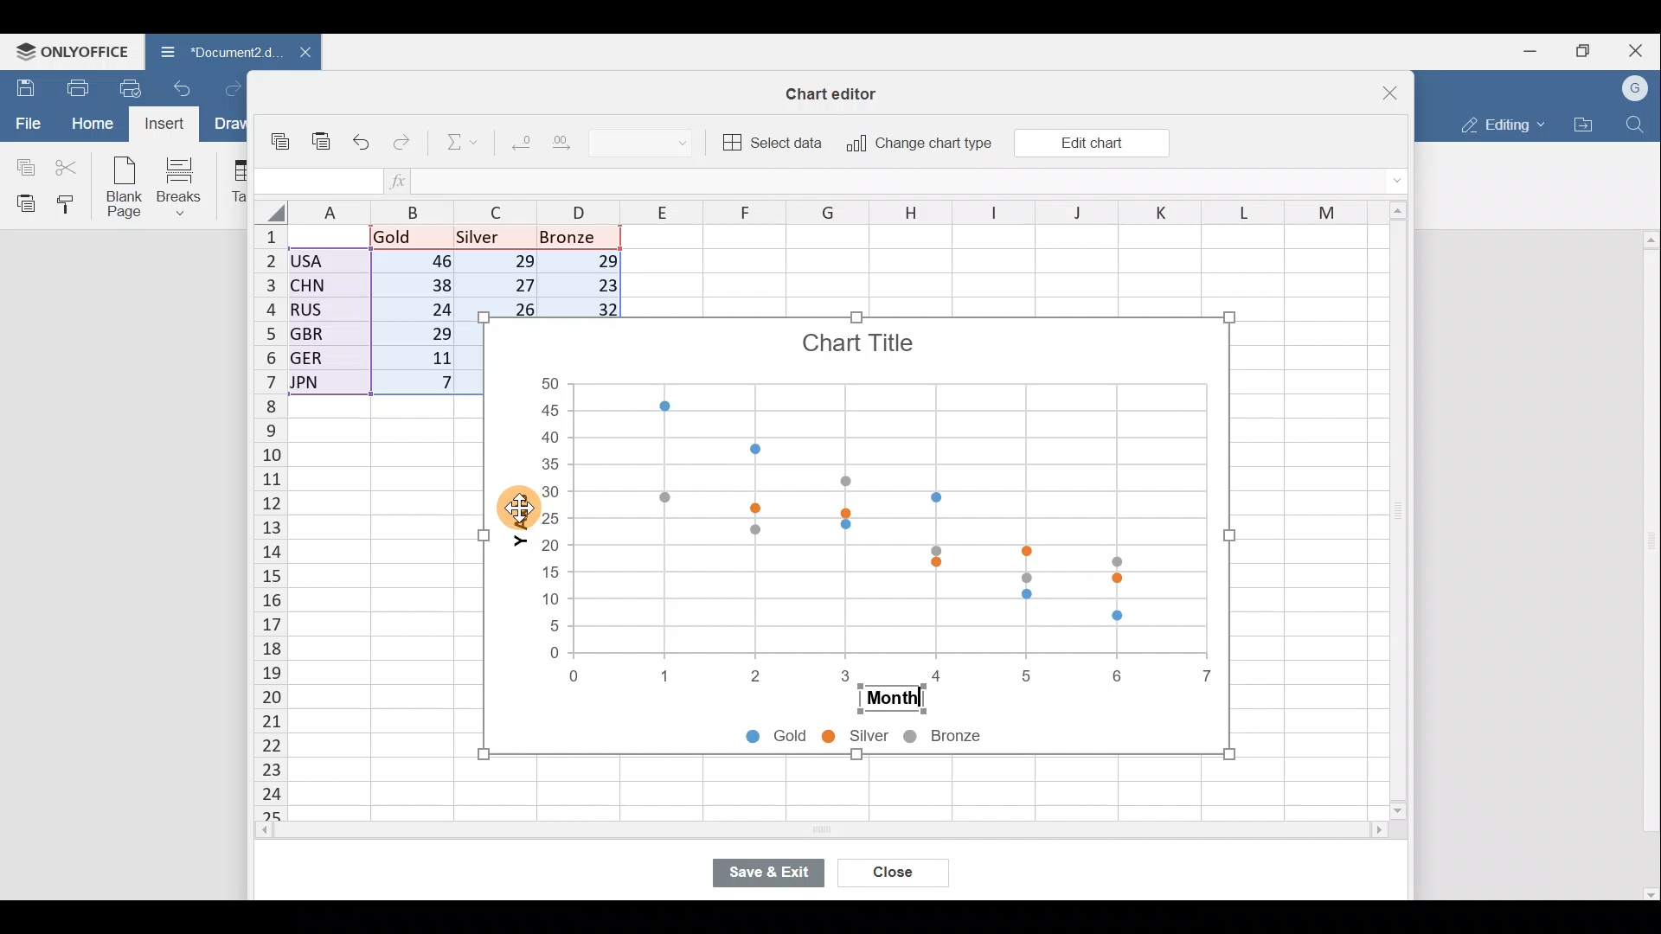 The height and width of the screenshot is (934, 1661). What do you see at coordinates (826, 211) in the screenshot?
I see `Columns` at bounding box center [826, 211].